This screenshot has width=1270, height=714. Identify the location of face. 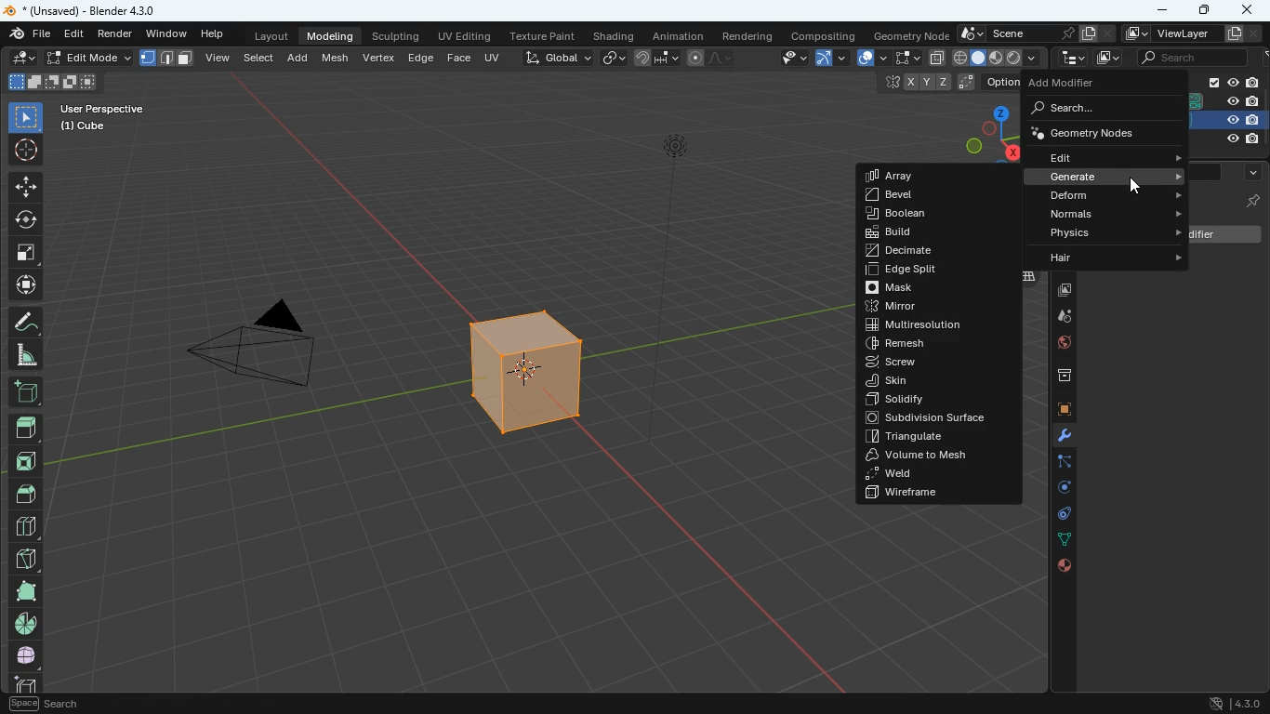
(458, 59).